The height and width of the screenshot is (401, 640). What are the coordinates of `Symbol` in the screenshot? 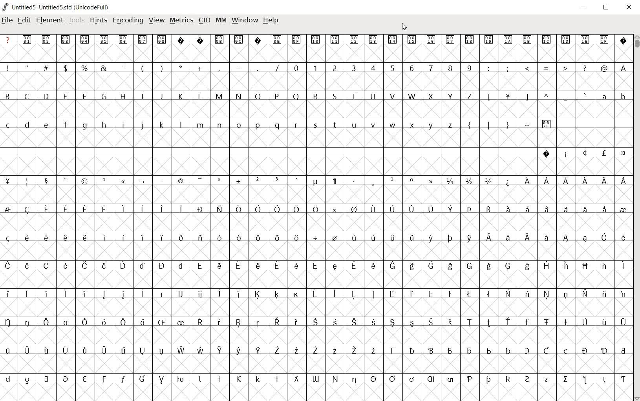 It's located at (257, 294).